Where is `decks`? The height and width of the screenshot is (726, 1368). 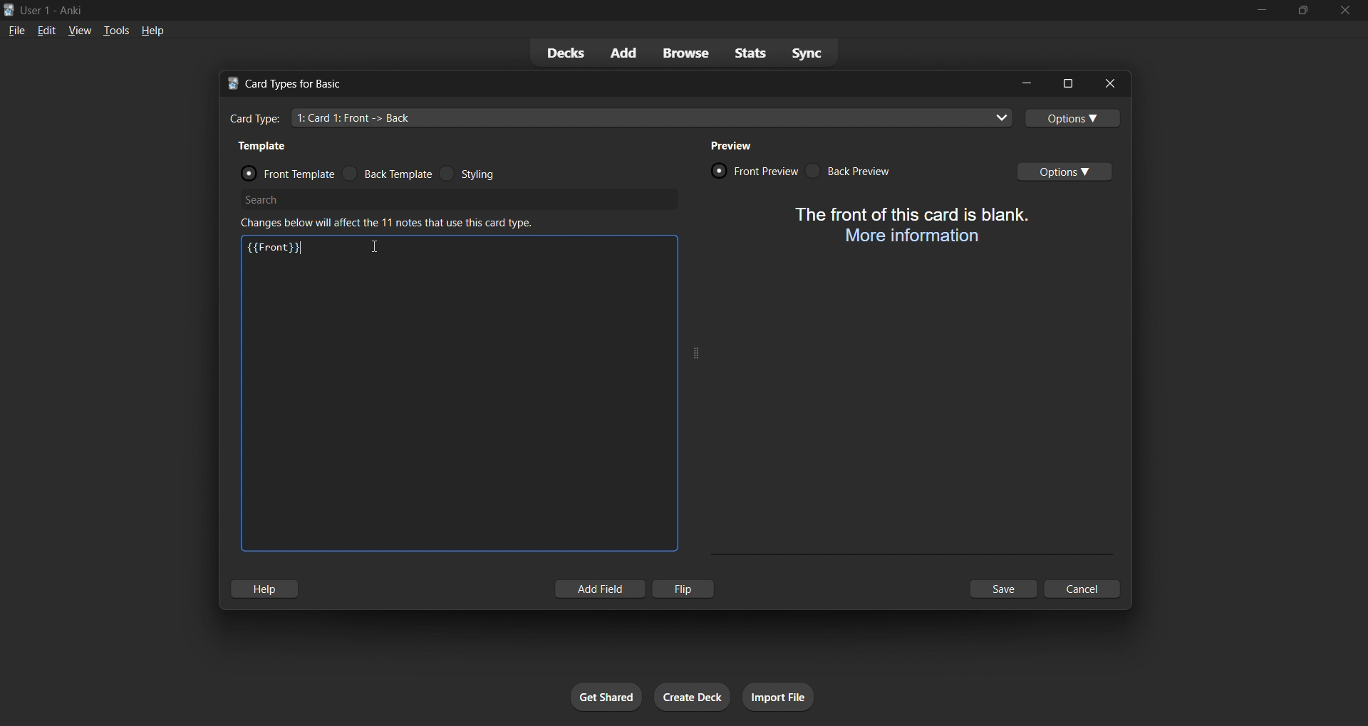 decks is located at coordinates (566, 54).